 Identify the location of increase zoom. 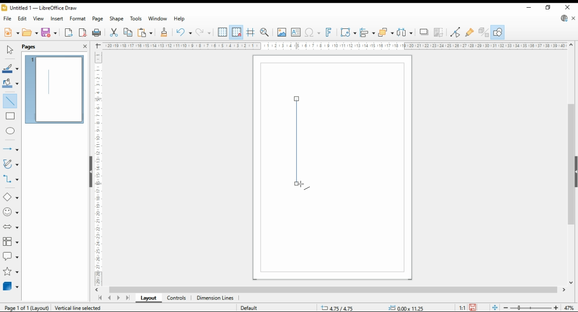
(558, 308).